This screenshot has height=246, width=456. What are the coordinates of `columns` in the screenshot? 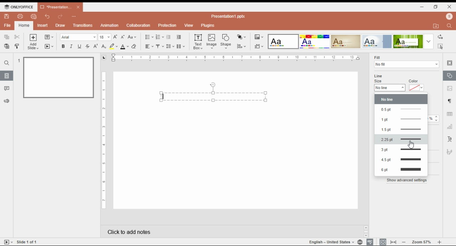 It's located at (181, 46).